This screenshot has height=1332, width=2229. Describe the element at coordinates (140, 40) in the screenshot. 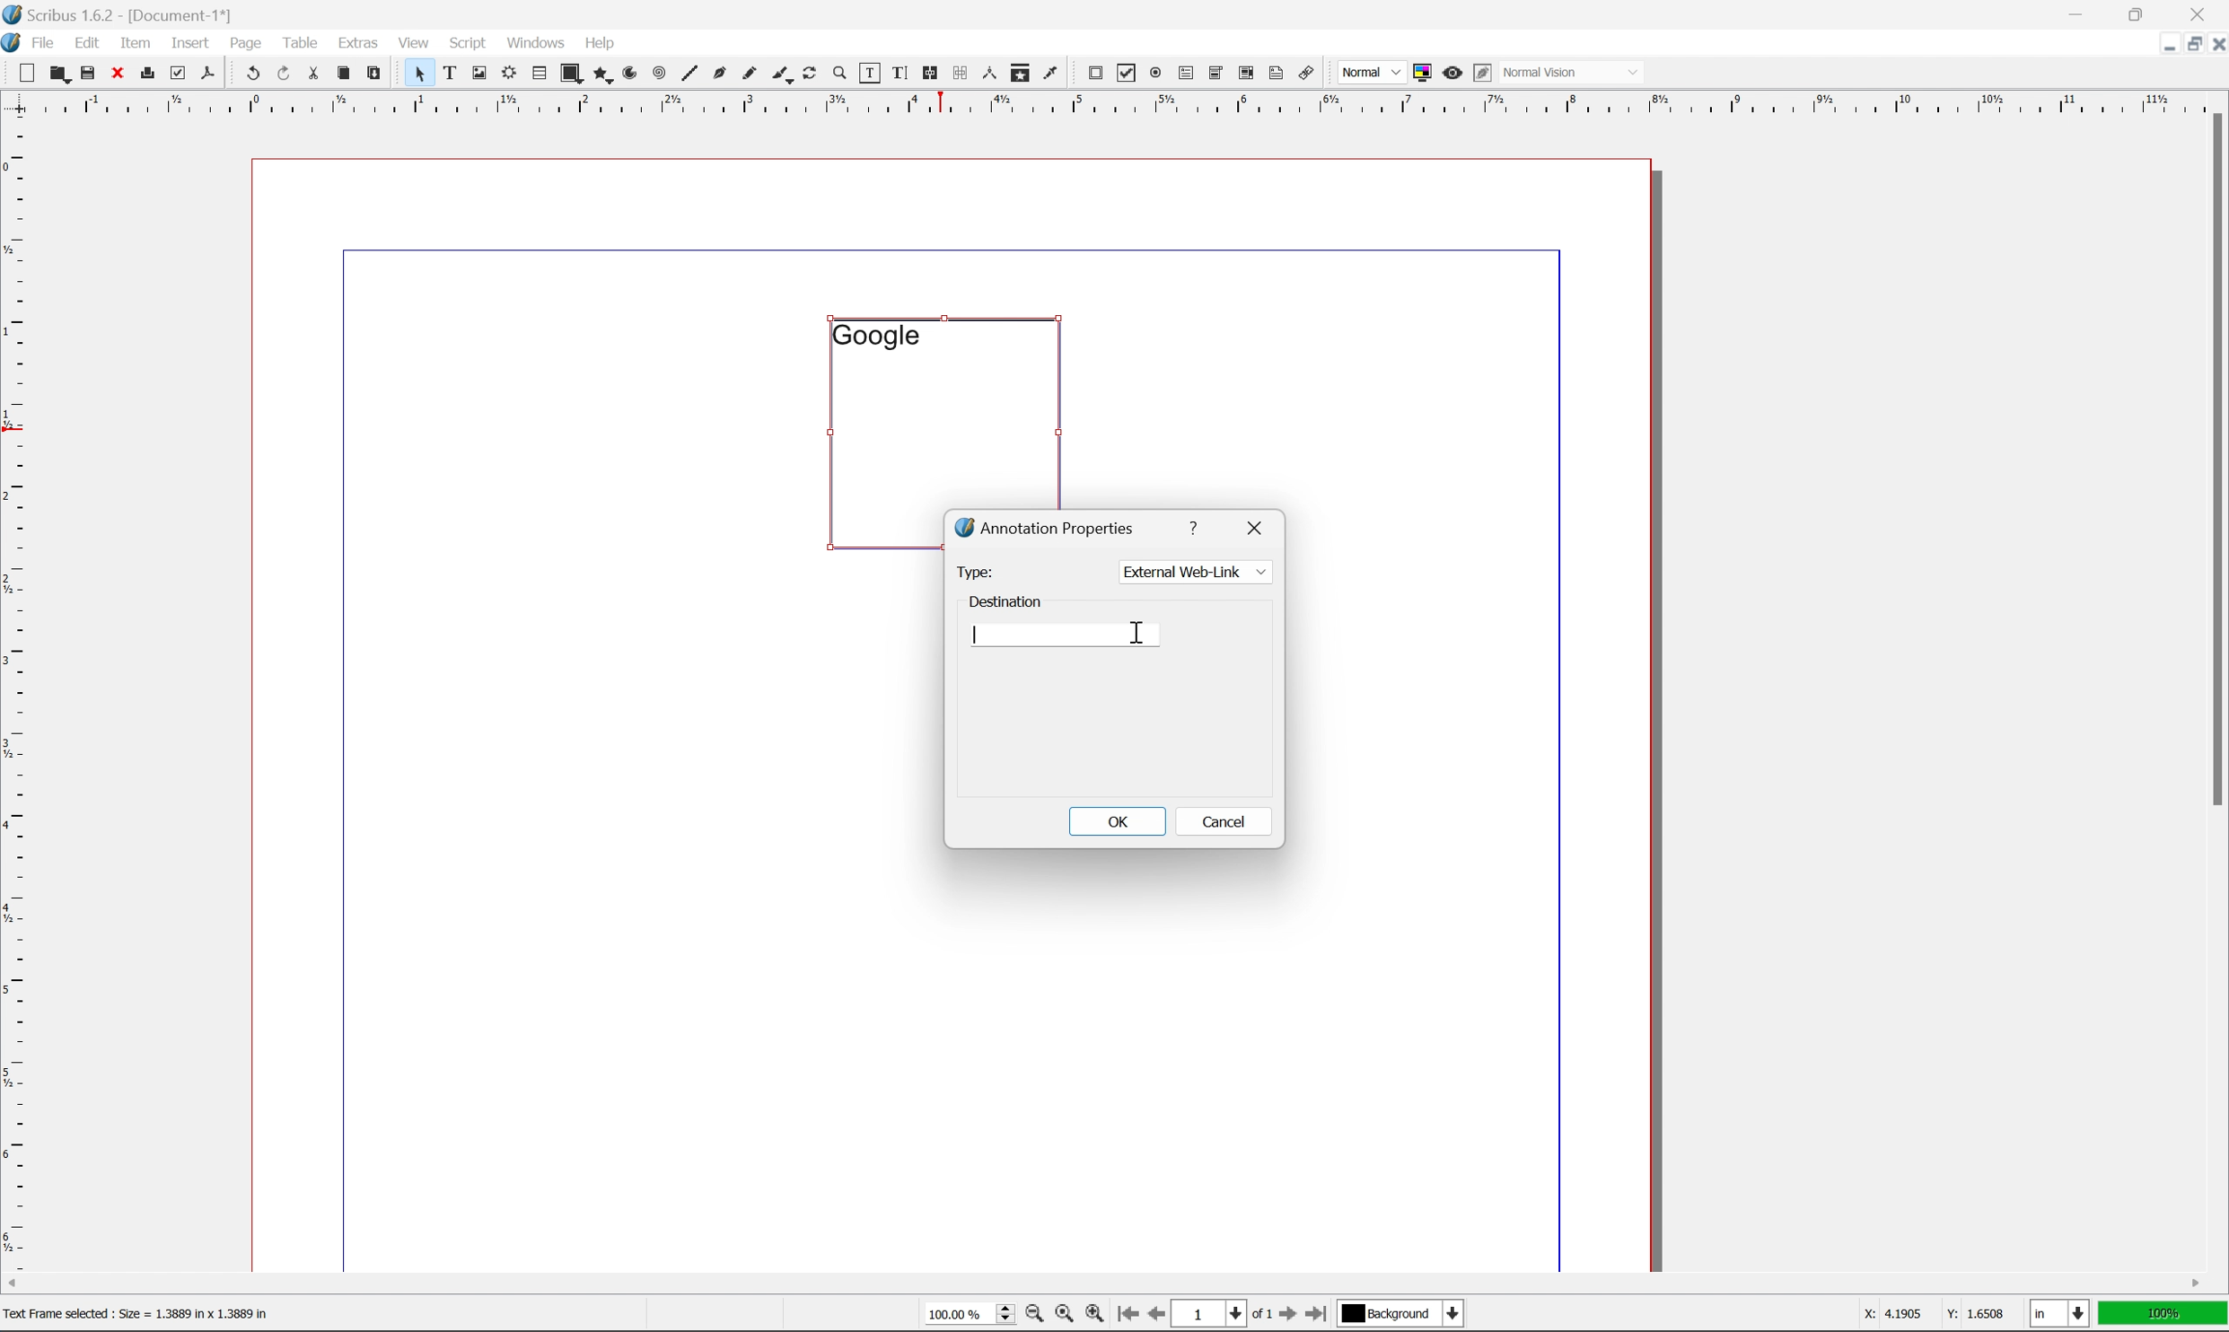

I see `item` at that location.